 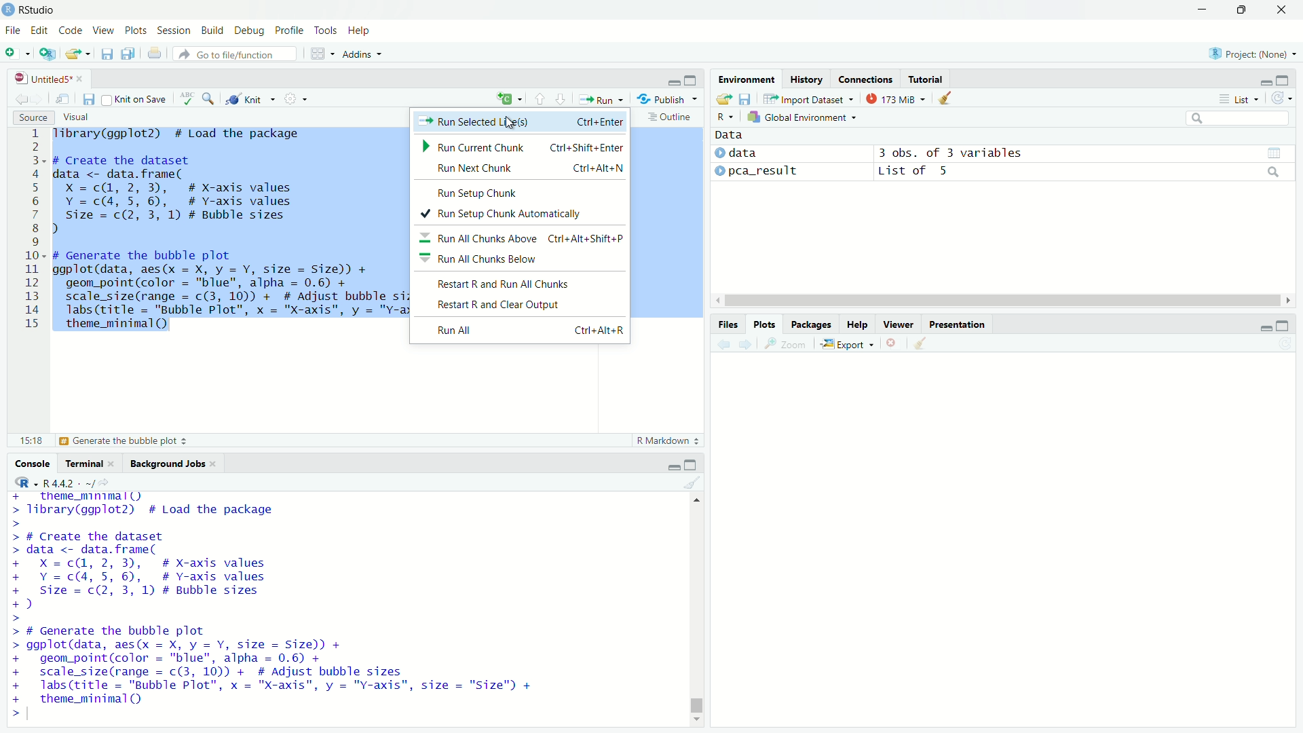 I want to click on remove current plot, so click(x=893, y=343).